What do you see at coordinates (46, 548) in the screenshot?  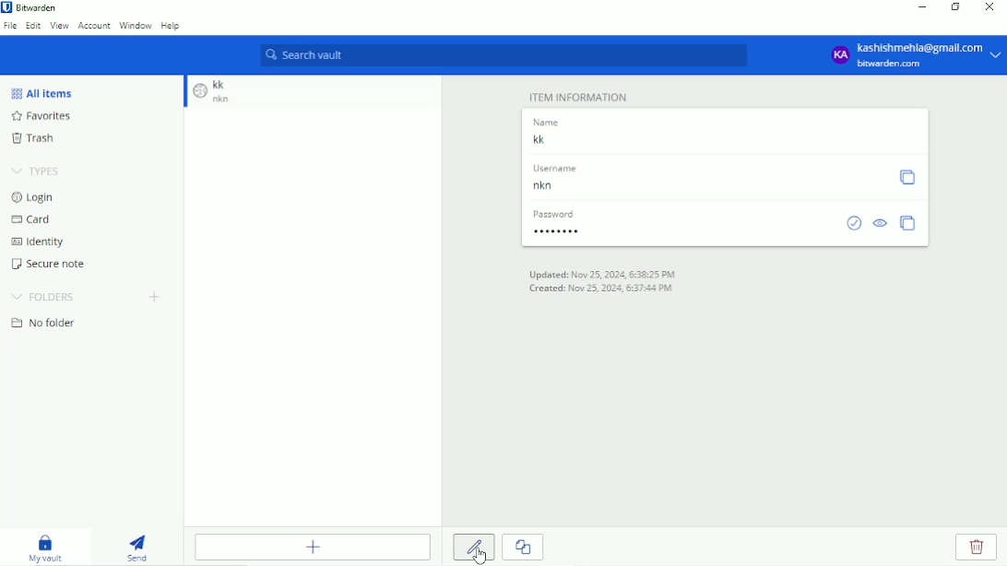 I see `My vault` at bounding box center [46, 548].